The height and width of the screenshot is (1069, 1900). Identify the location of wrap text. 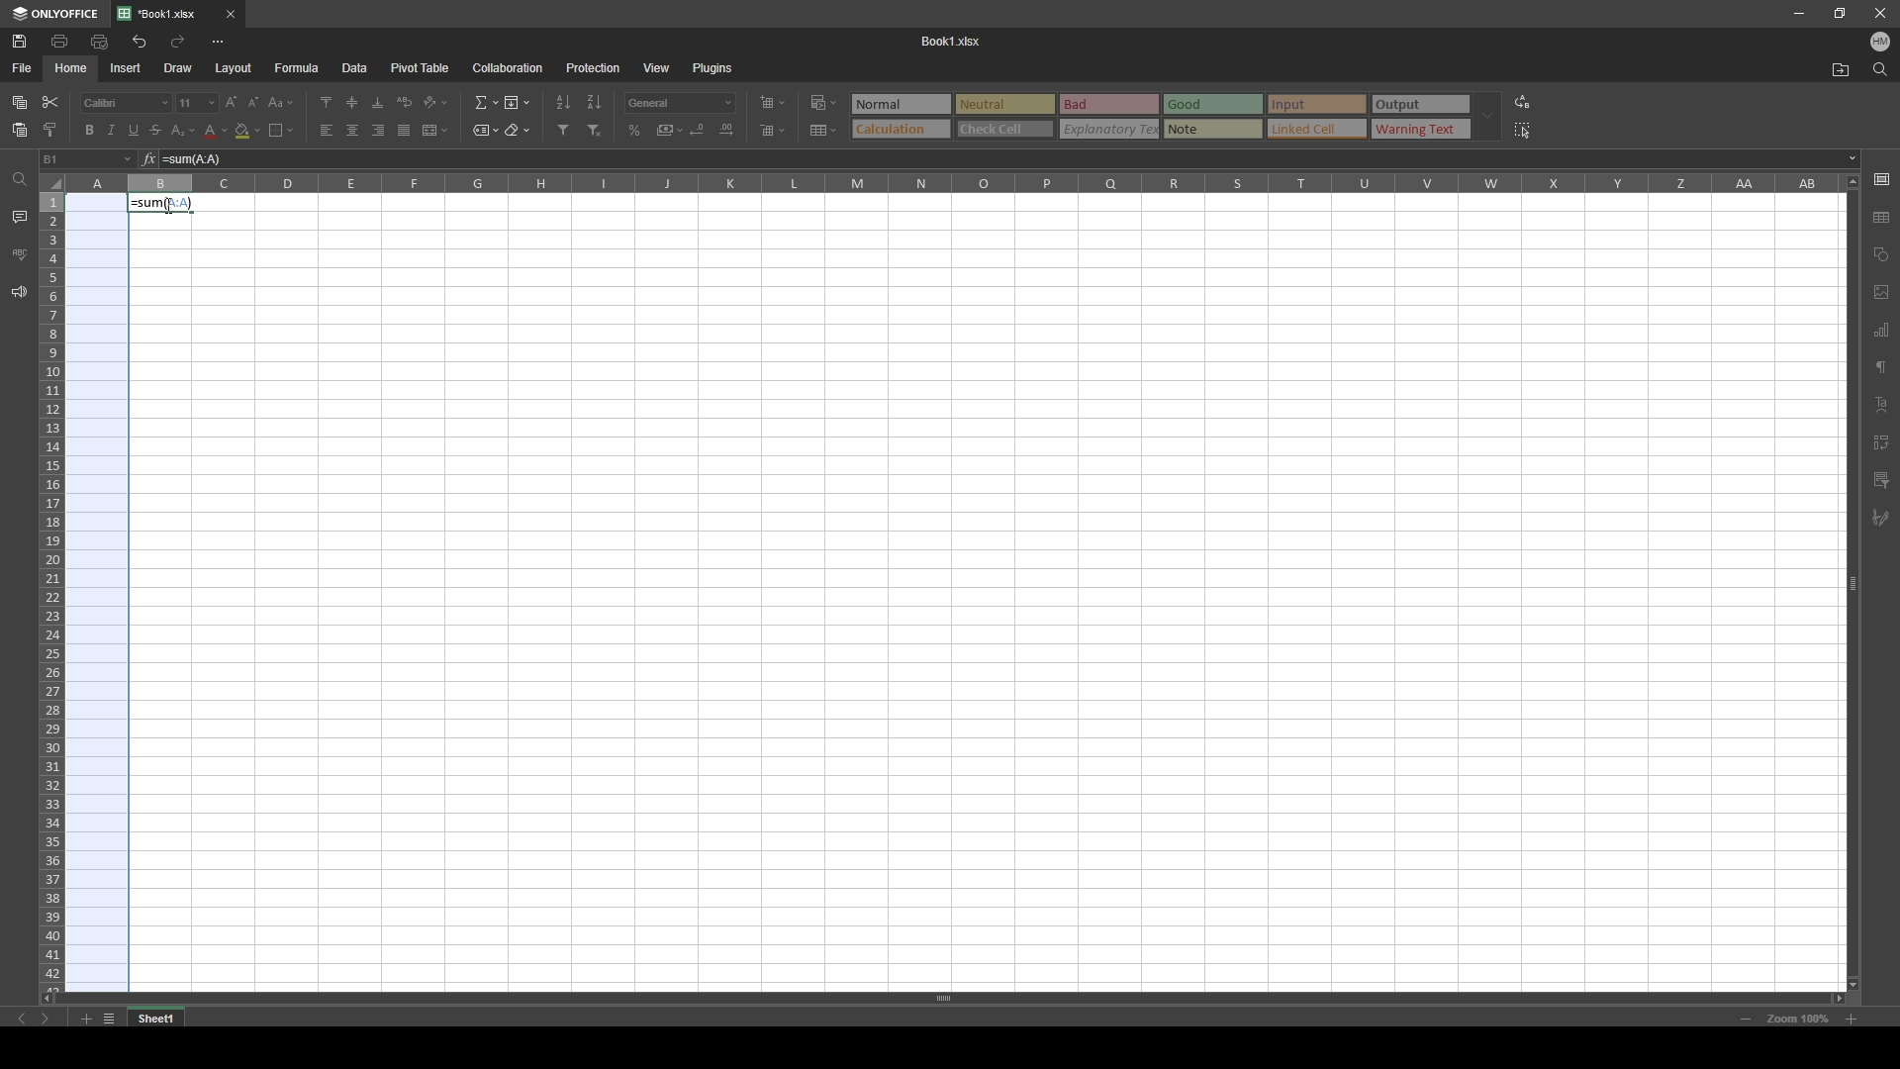
(406, 101).